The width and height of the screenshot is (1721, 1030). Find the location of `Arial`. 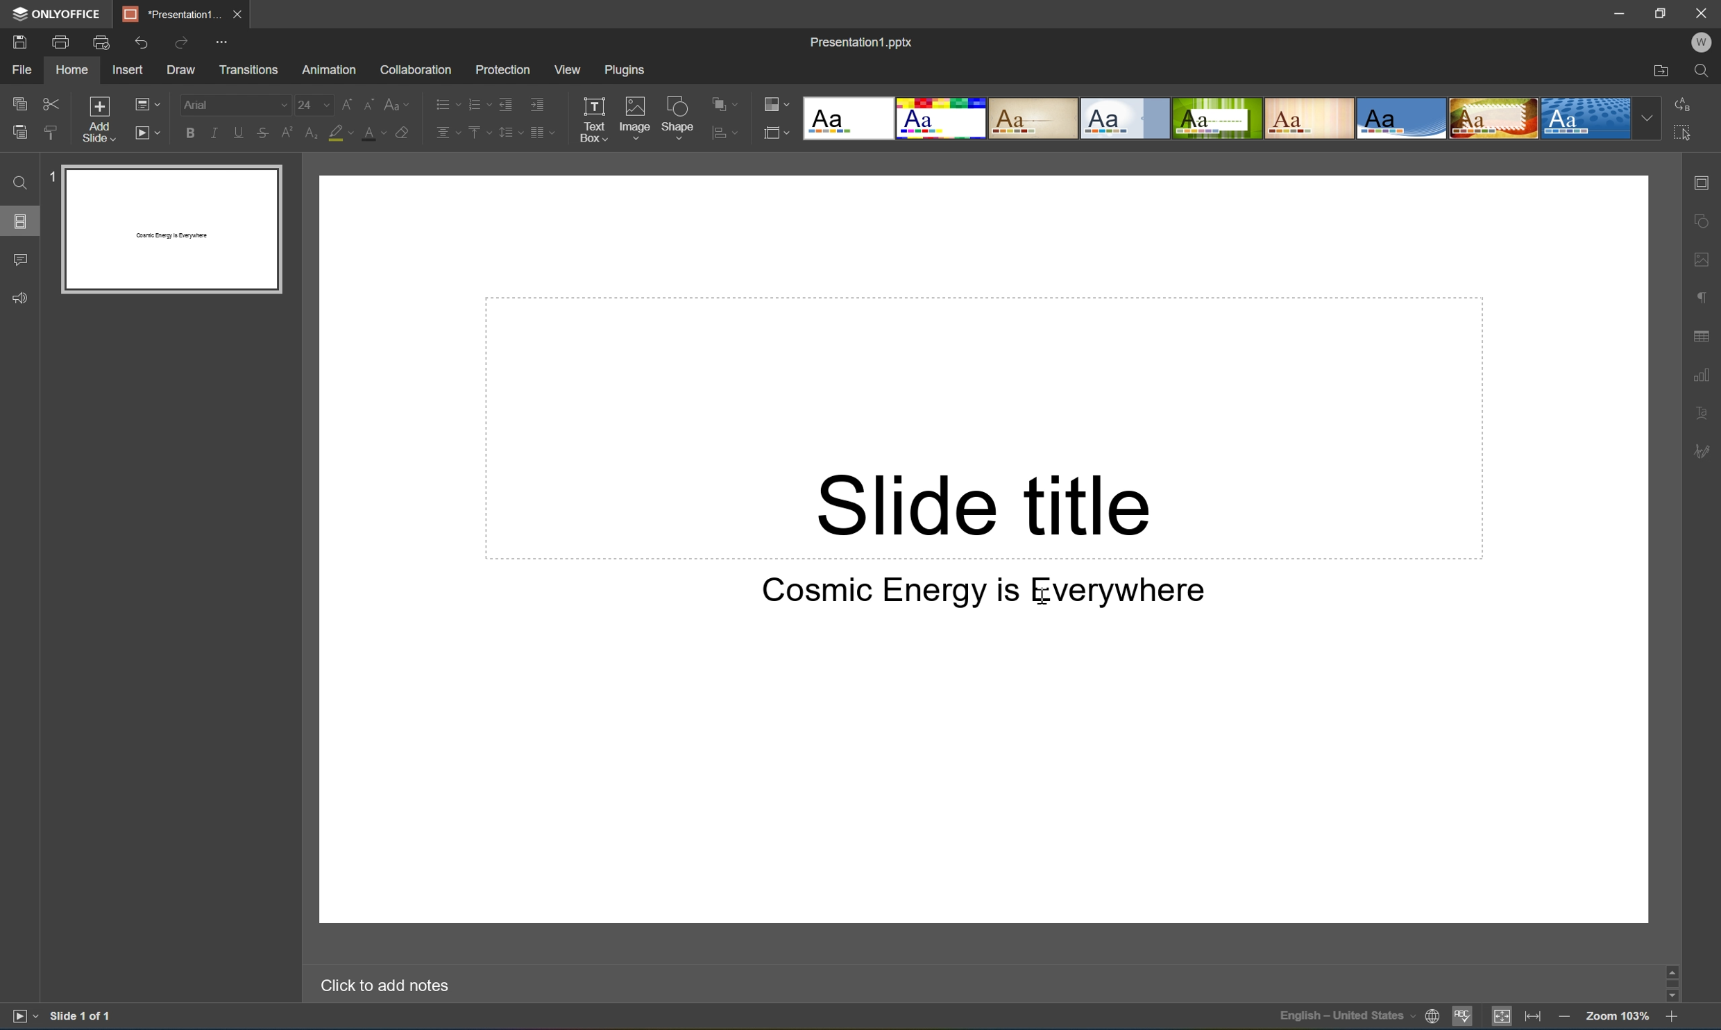

Arial is located at coordinates (201, 106).